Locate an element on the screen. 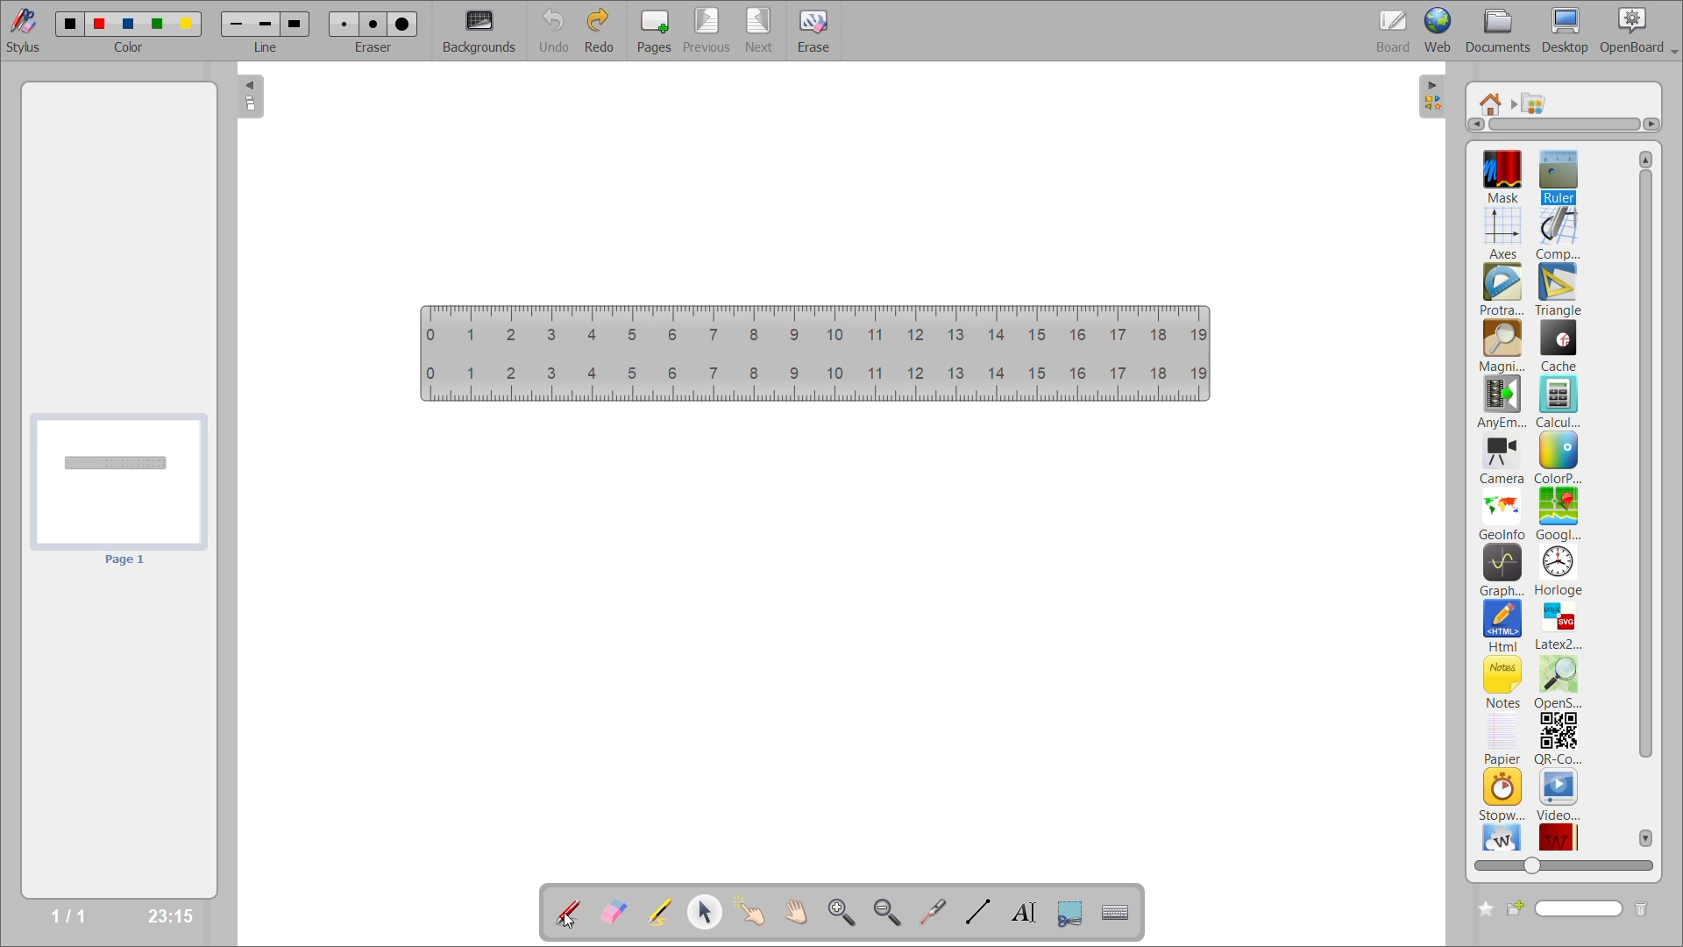  color 1 is located at coordinates (66, 23).